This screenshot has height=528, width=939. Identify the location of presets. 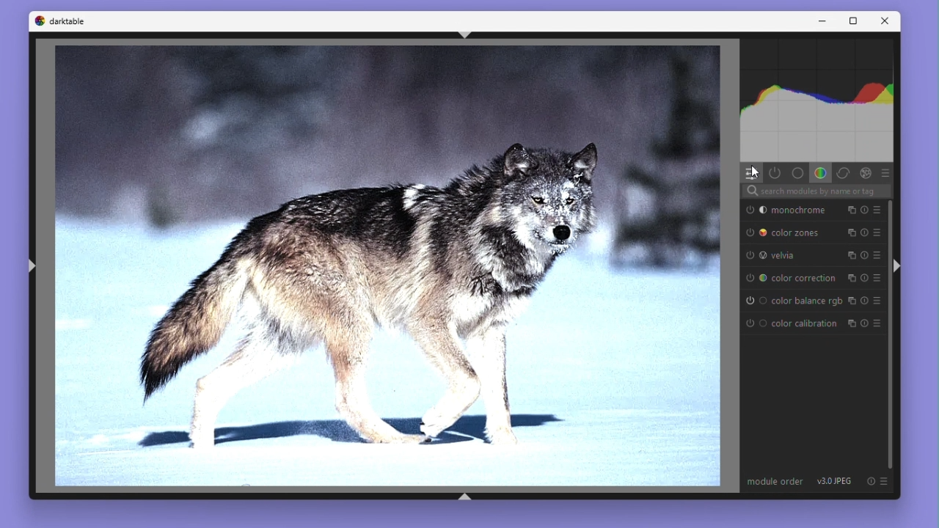
(887, 483).